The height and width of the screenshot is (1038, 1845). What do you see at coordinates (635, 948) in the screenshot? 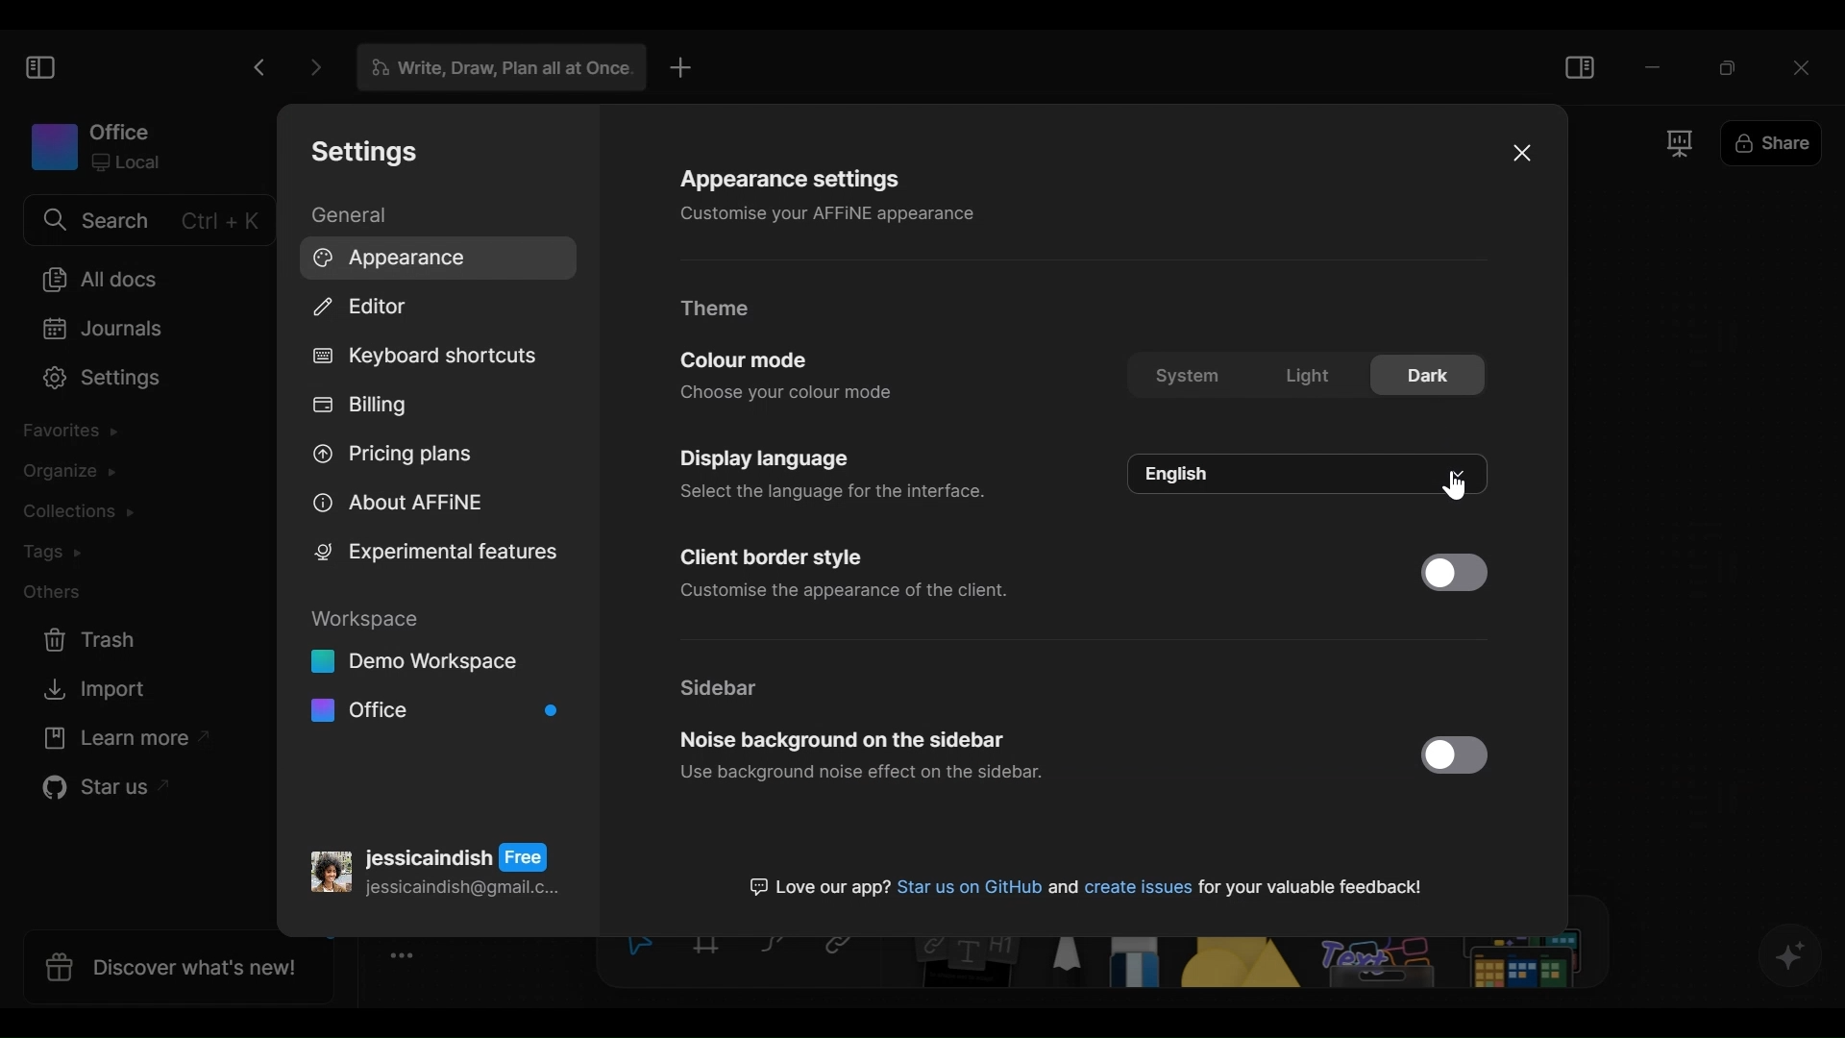
I see `Select` at bounding box center [635, 948].